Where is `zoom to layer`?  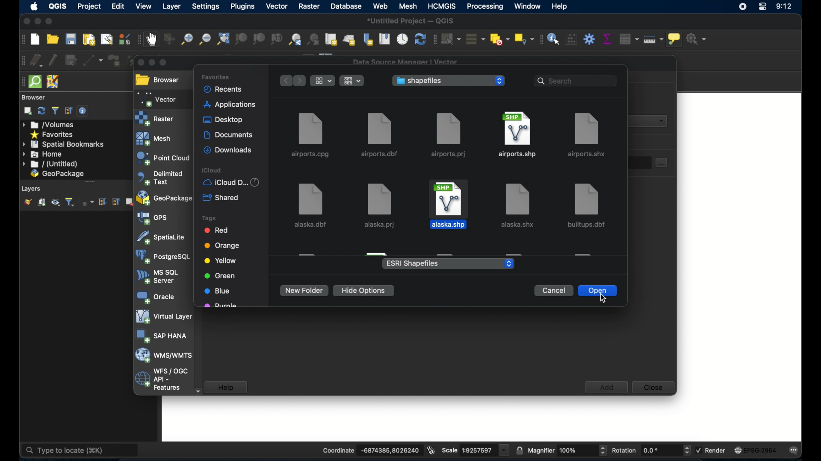 zoom to layer is located at coordinates (260, 39).